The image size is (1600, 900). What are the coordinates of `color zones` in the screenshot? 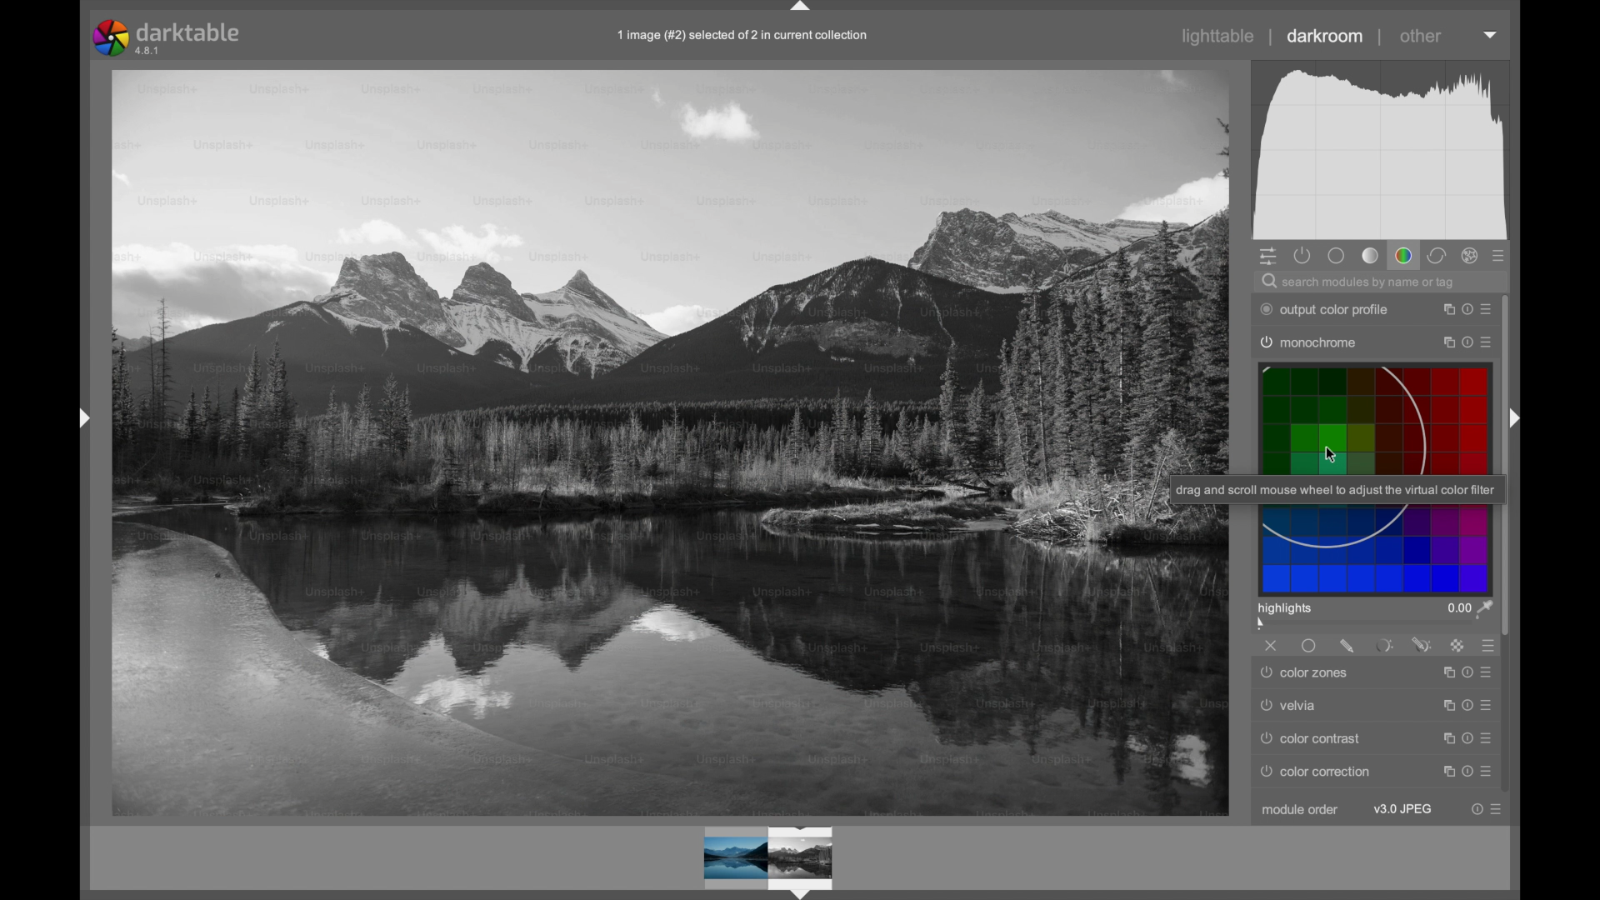 It's located at (1307, 673).